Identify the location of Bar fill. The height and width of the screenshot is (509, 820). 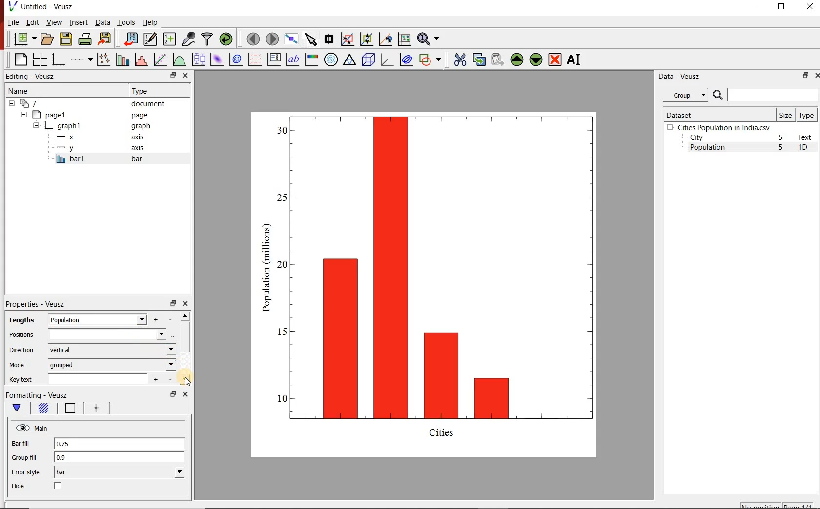
(27, 444).